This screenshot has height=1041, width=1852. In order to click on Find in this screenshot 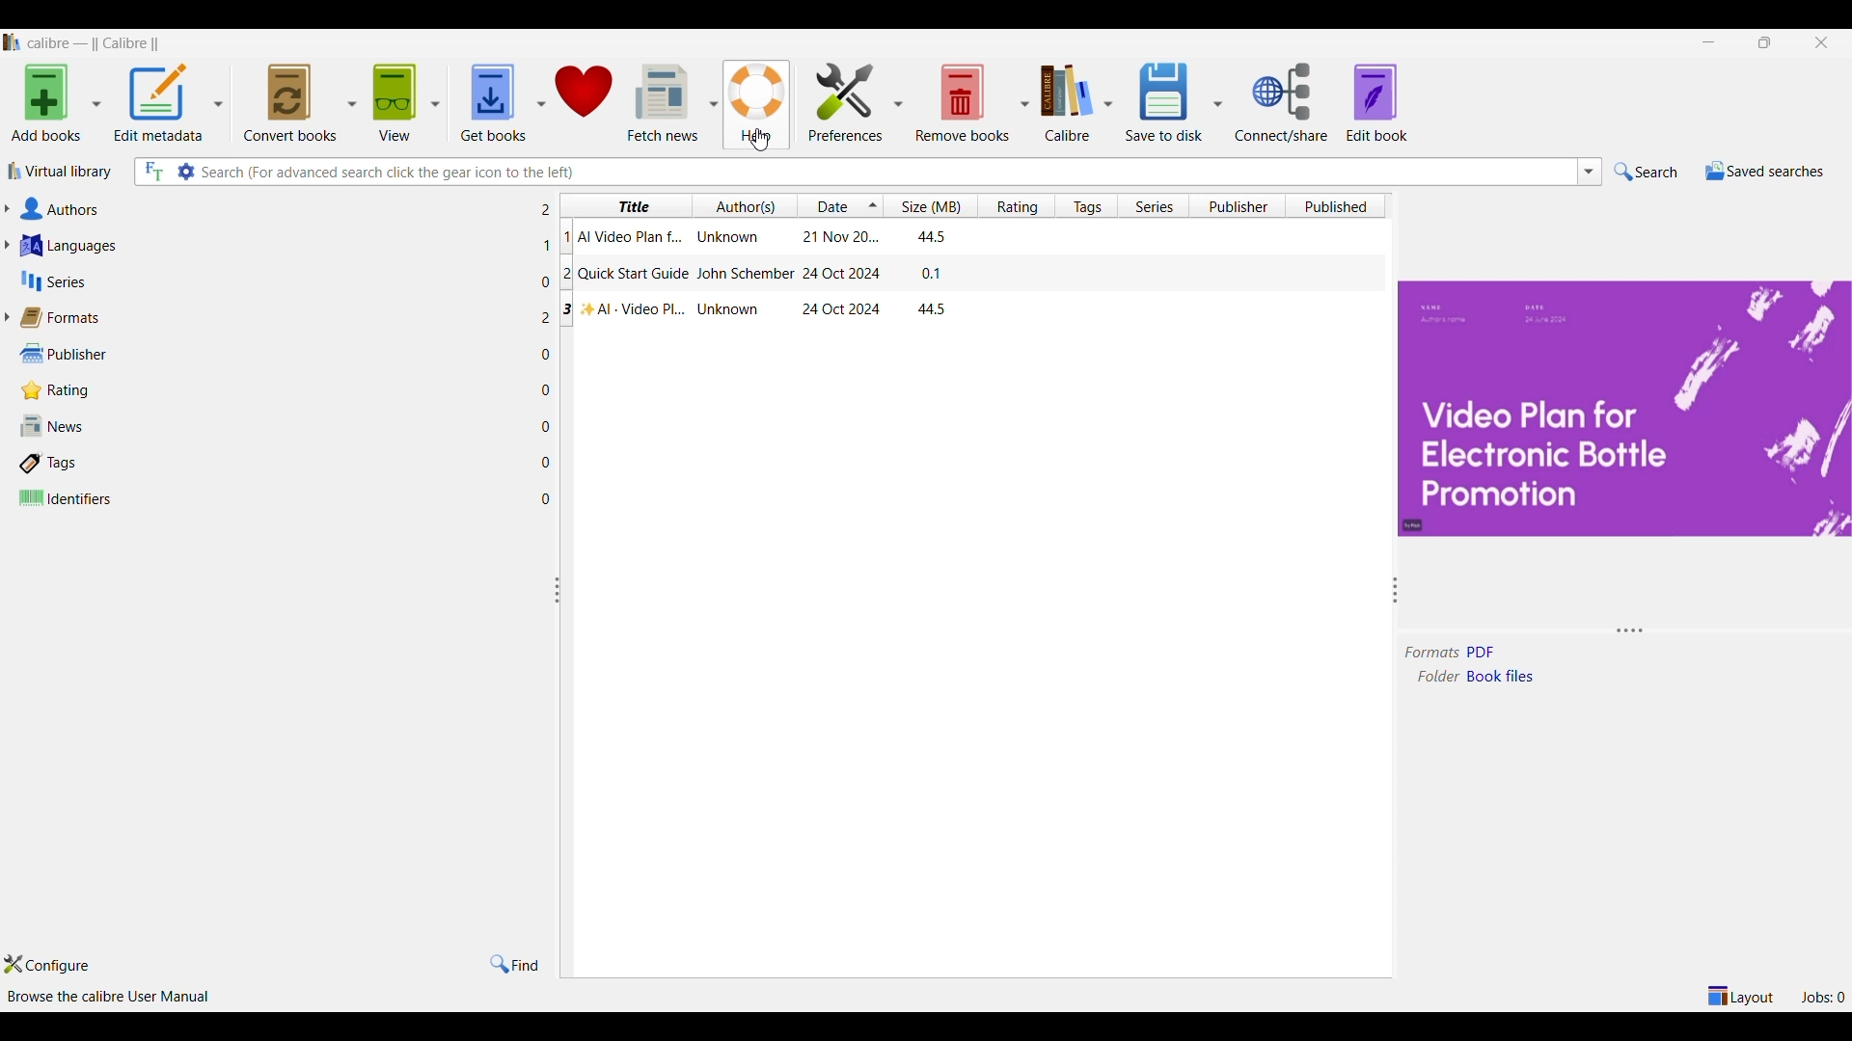, I will do `click(514, 965)`.